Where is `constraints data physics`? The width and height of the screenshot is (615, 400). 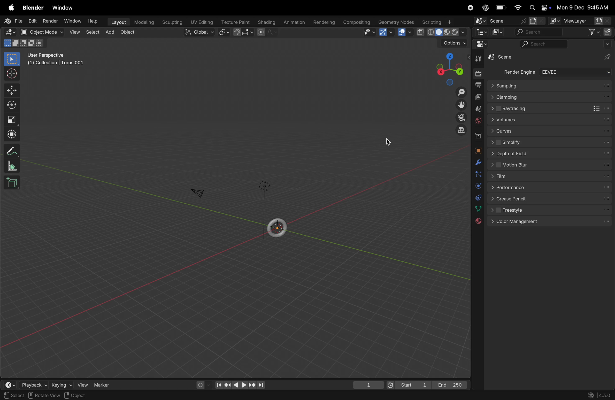
constraints data physics is located at coordinates (477, 197).